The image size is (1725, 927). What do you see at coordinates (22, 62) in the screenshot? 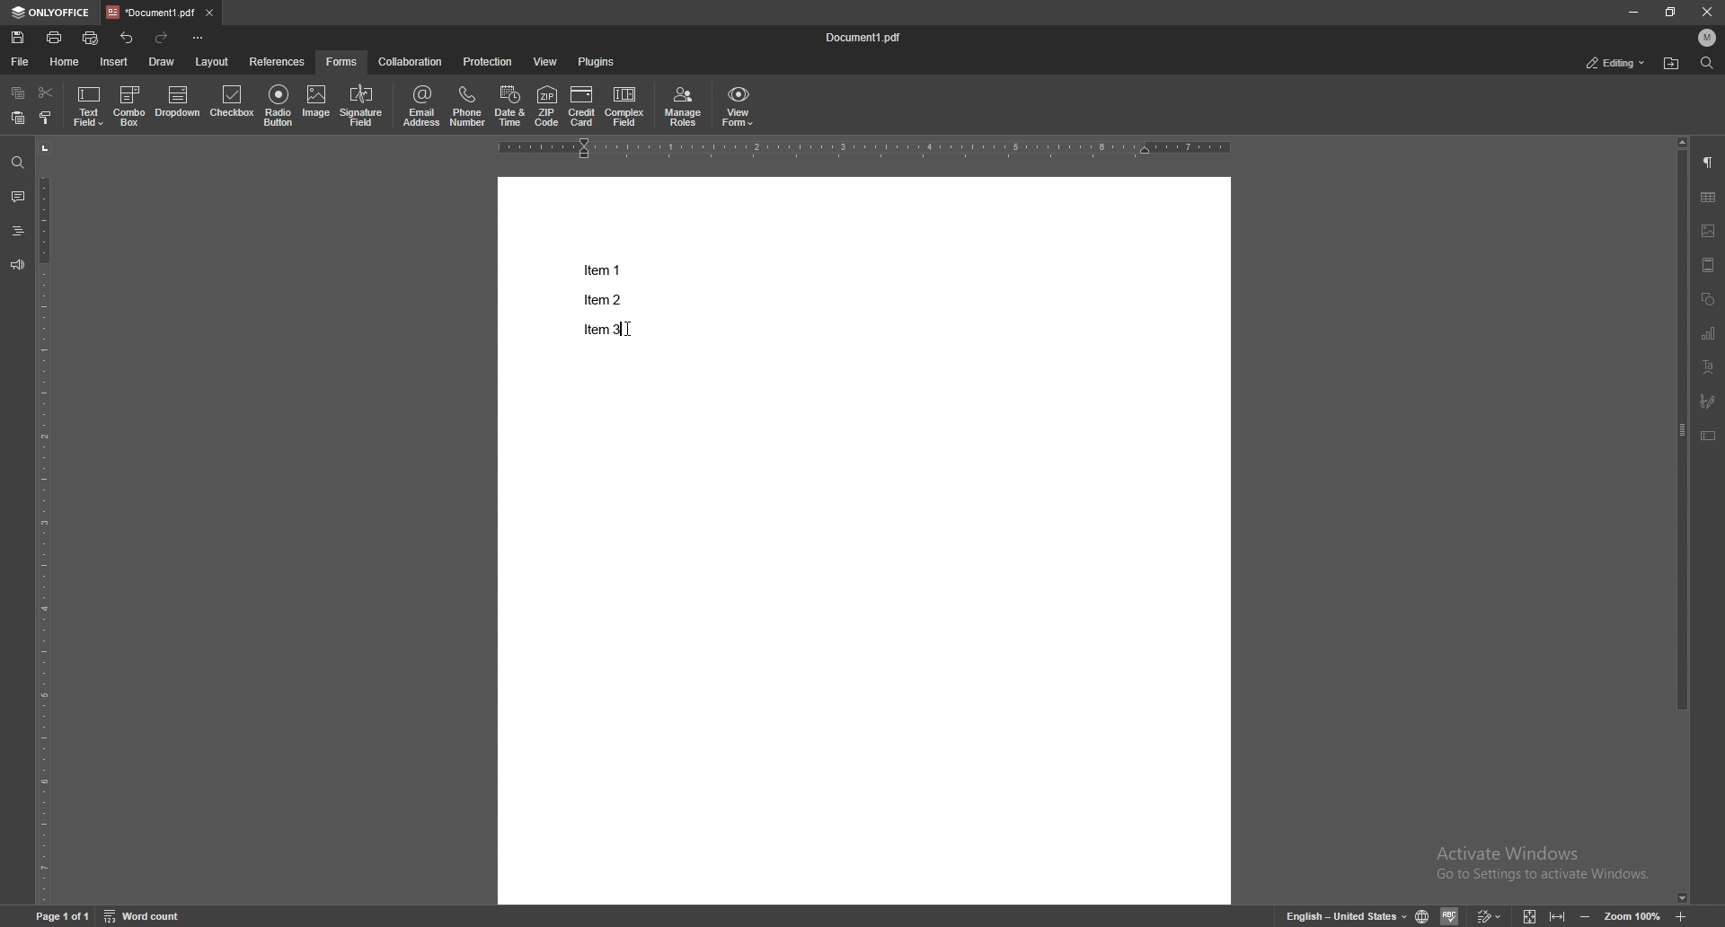
I see `file` at bounding box center [22, 62].